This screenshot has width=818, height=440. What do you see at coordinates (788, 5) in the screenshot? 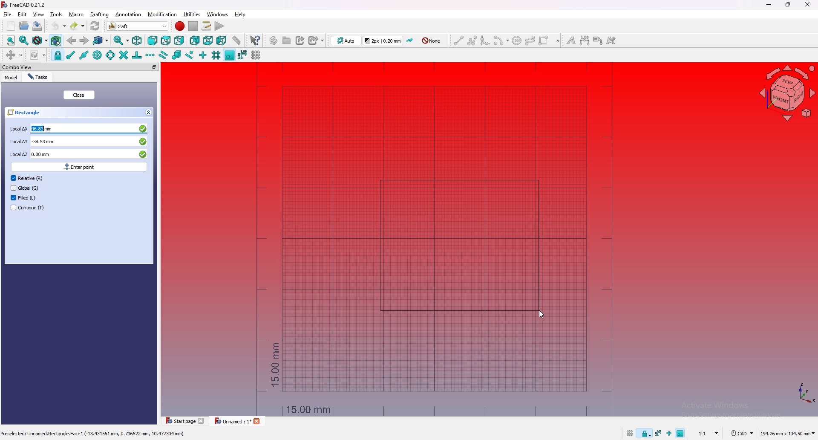
I see `resize` at bounding box center [788, 5].